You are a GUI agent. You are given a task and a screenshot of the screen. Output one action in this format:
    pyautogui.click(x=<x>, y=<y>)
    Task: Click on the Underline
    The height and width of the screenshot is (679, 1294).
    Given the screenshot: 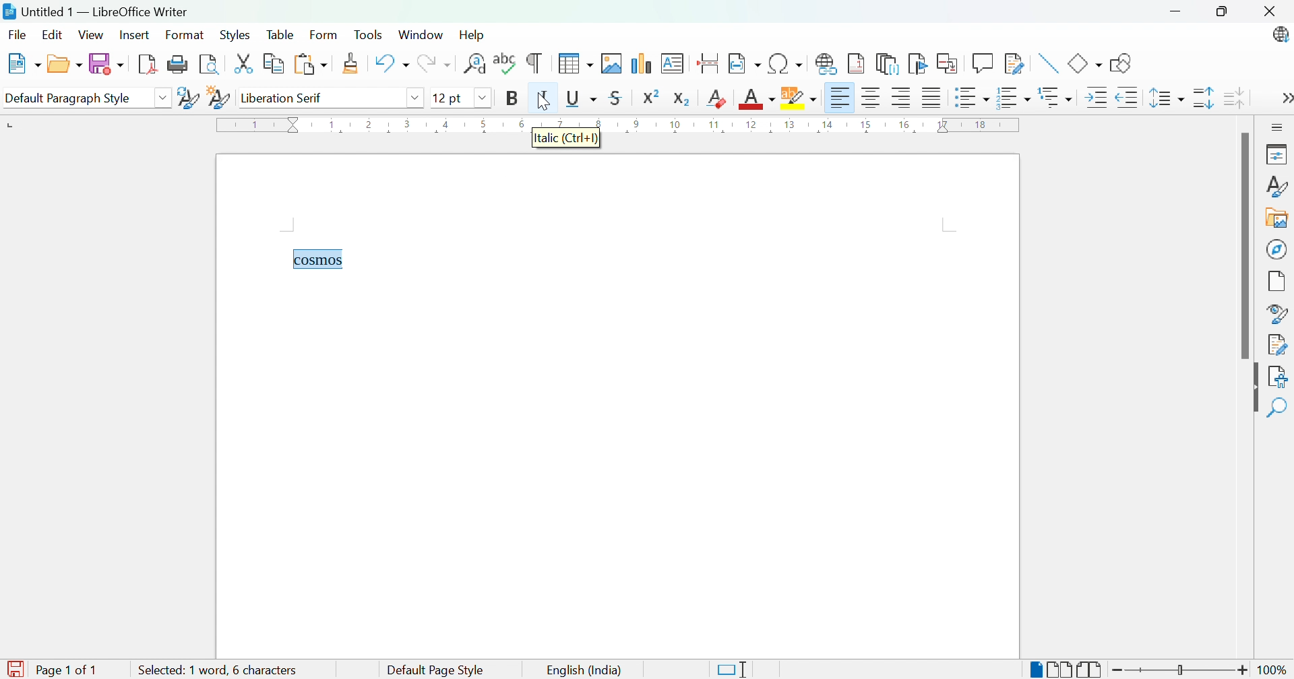 What is the action you would take?
    pyautogui.click(x=582, y=98)
    